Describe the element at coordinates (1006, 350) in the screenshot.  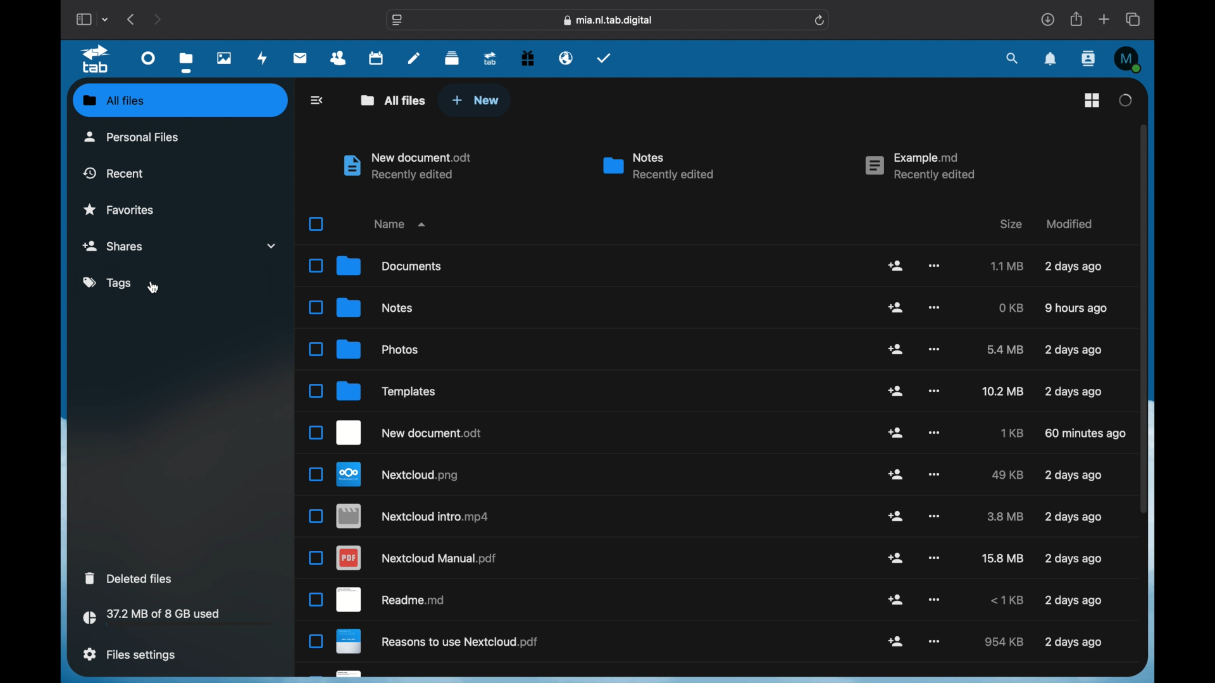
I see `size` at that location.